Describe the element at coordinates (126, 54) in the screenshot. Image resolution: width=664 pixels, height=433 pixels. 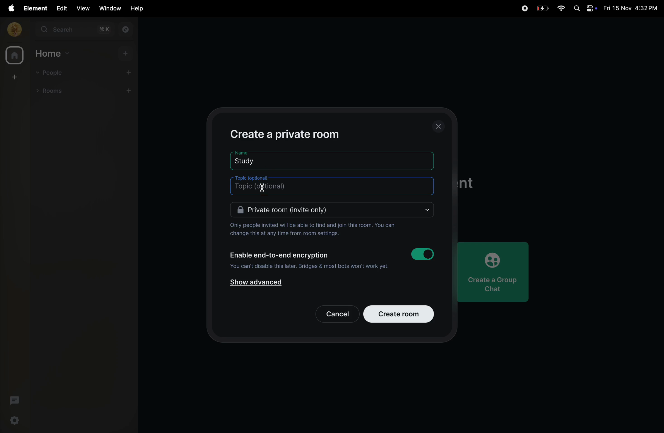
I see `add` at that location.